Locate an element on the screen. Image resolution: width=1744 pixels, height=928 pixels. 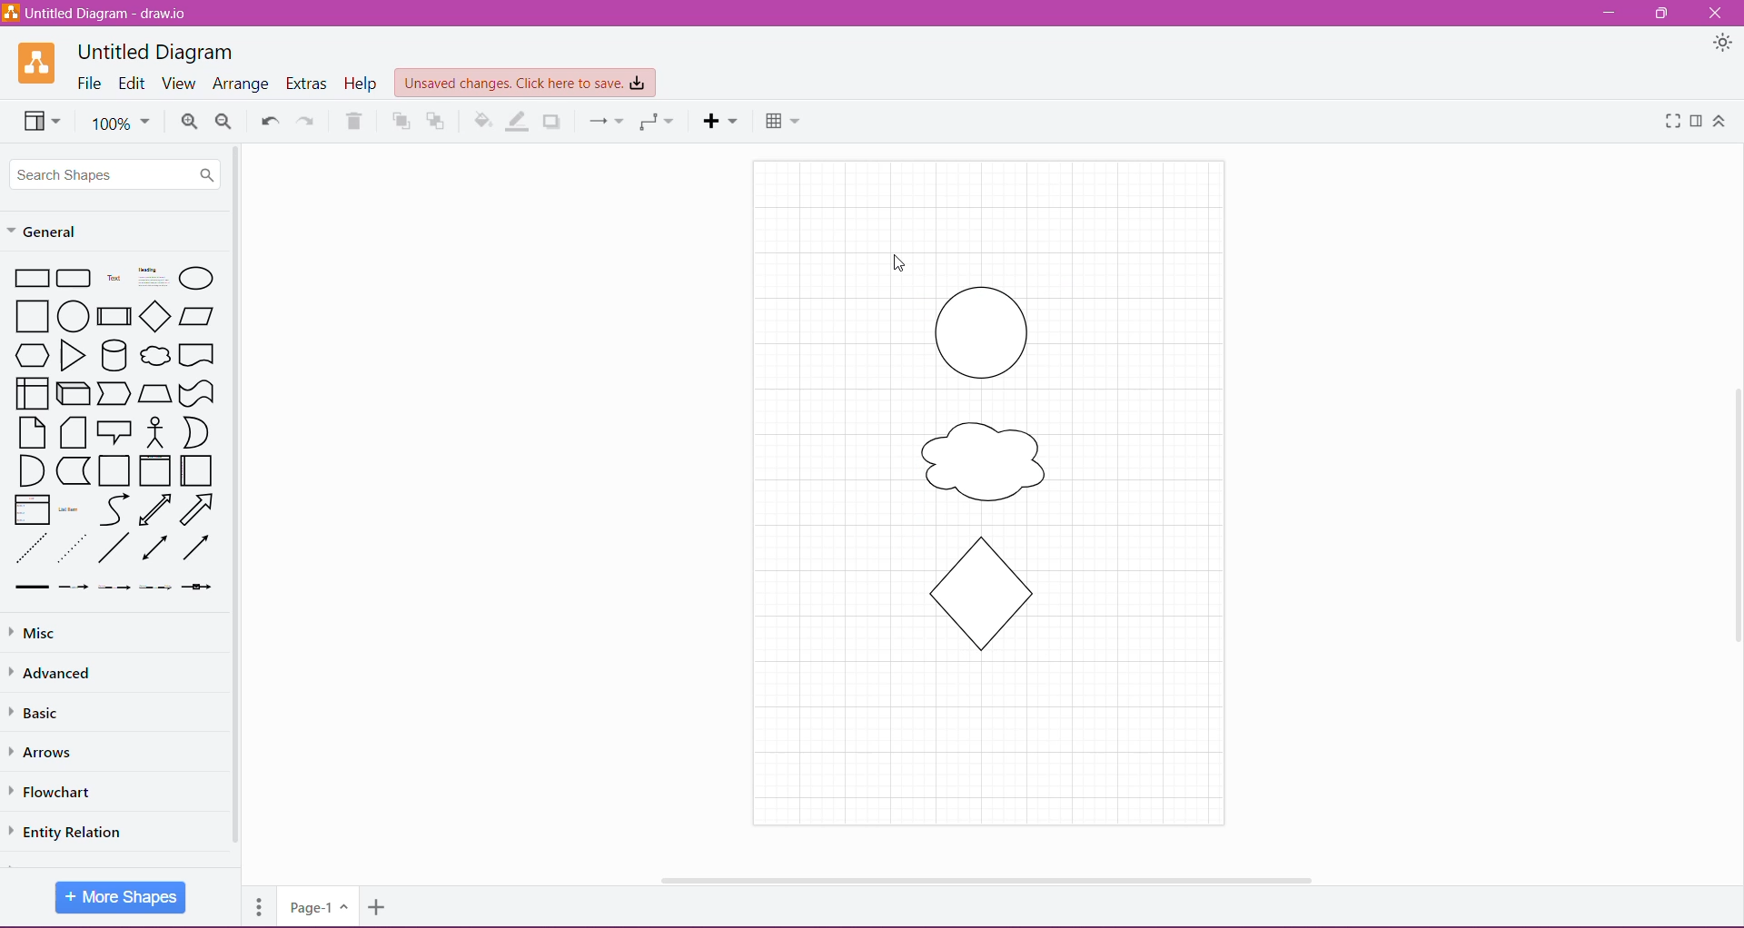
Zoom In is located at coordinates (189, 122).